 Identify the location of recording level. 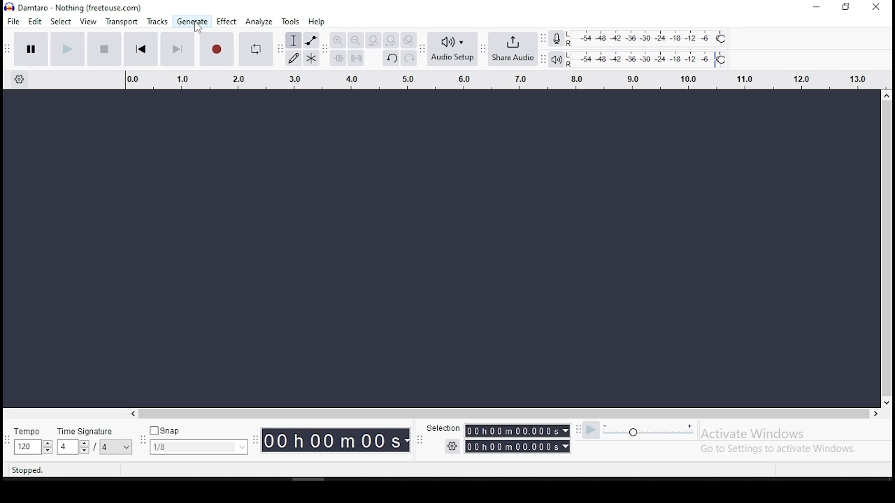
(652, 38).